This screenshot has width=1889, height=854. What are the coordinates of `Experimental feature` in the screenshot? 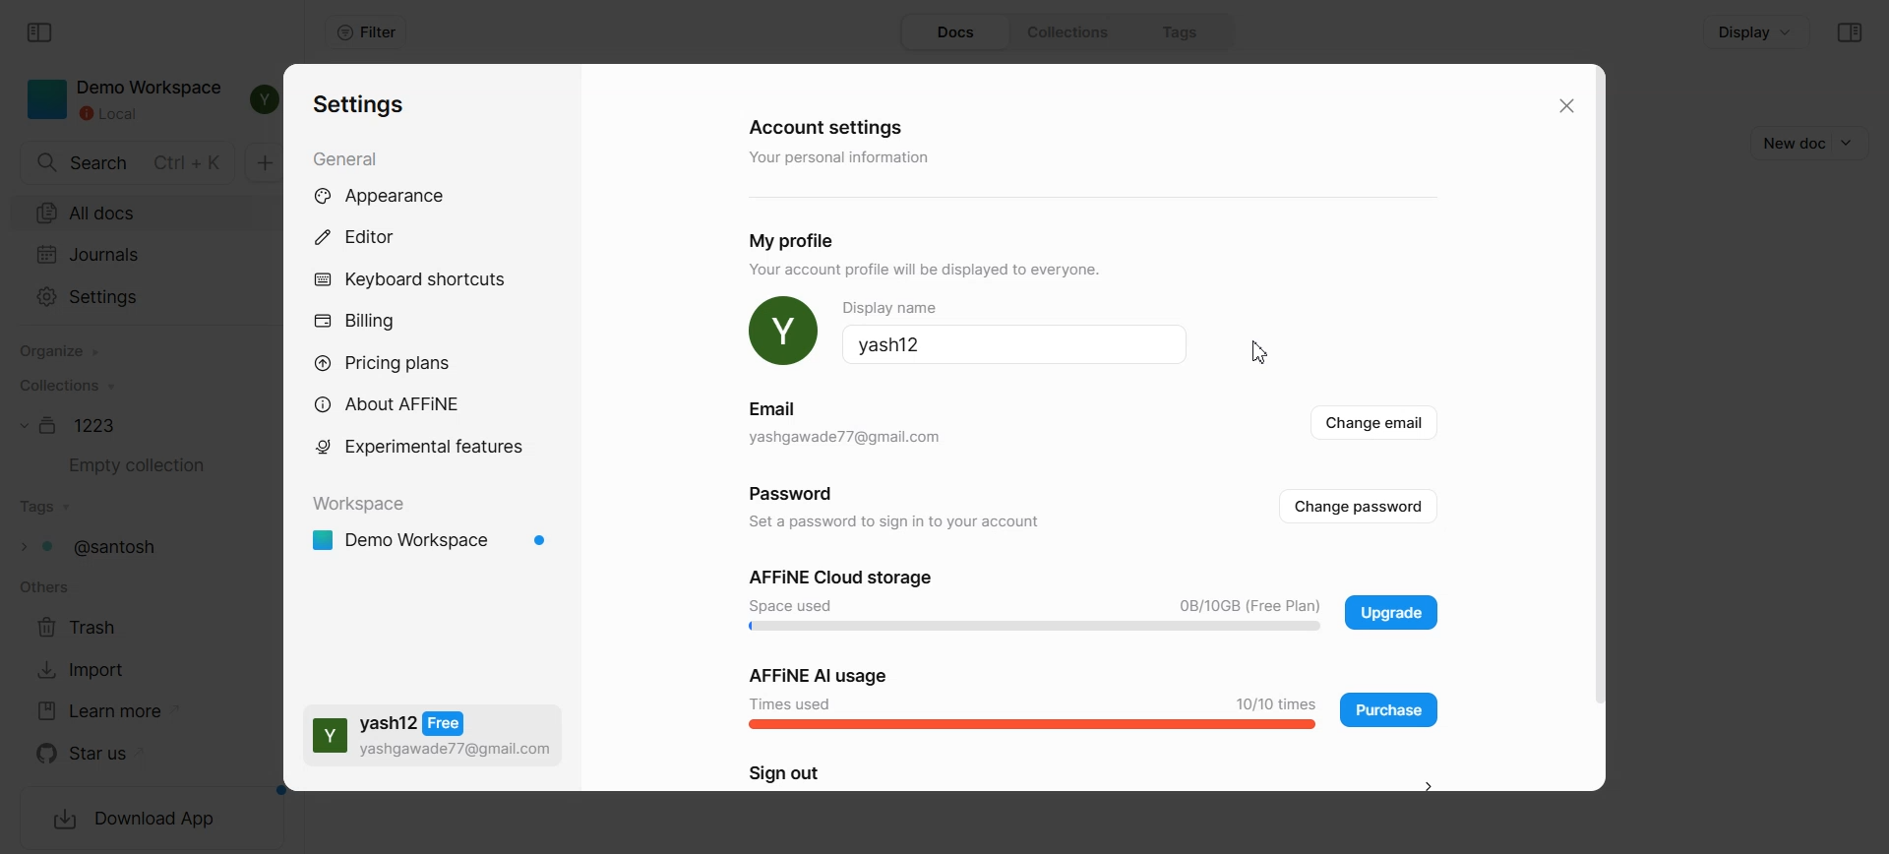 It's located at (419, 446).